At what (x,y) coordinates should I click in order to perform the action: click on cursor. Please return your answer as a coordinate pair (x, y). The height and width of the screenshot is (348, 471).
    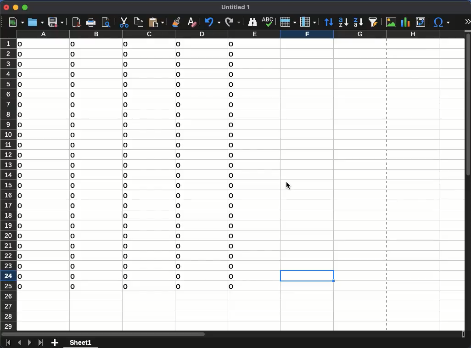
    Looking at the image, I should click on (287, 183).